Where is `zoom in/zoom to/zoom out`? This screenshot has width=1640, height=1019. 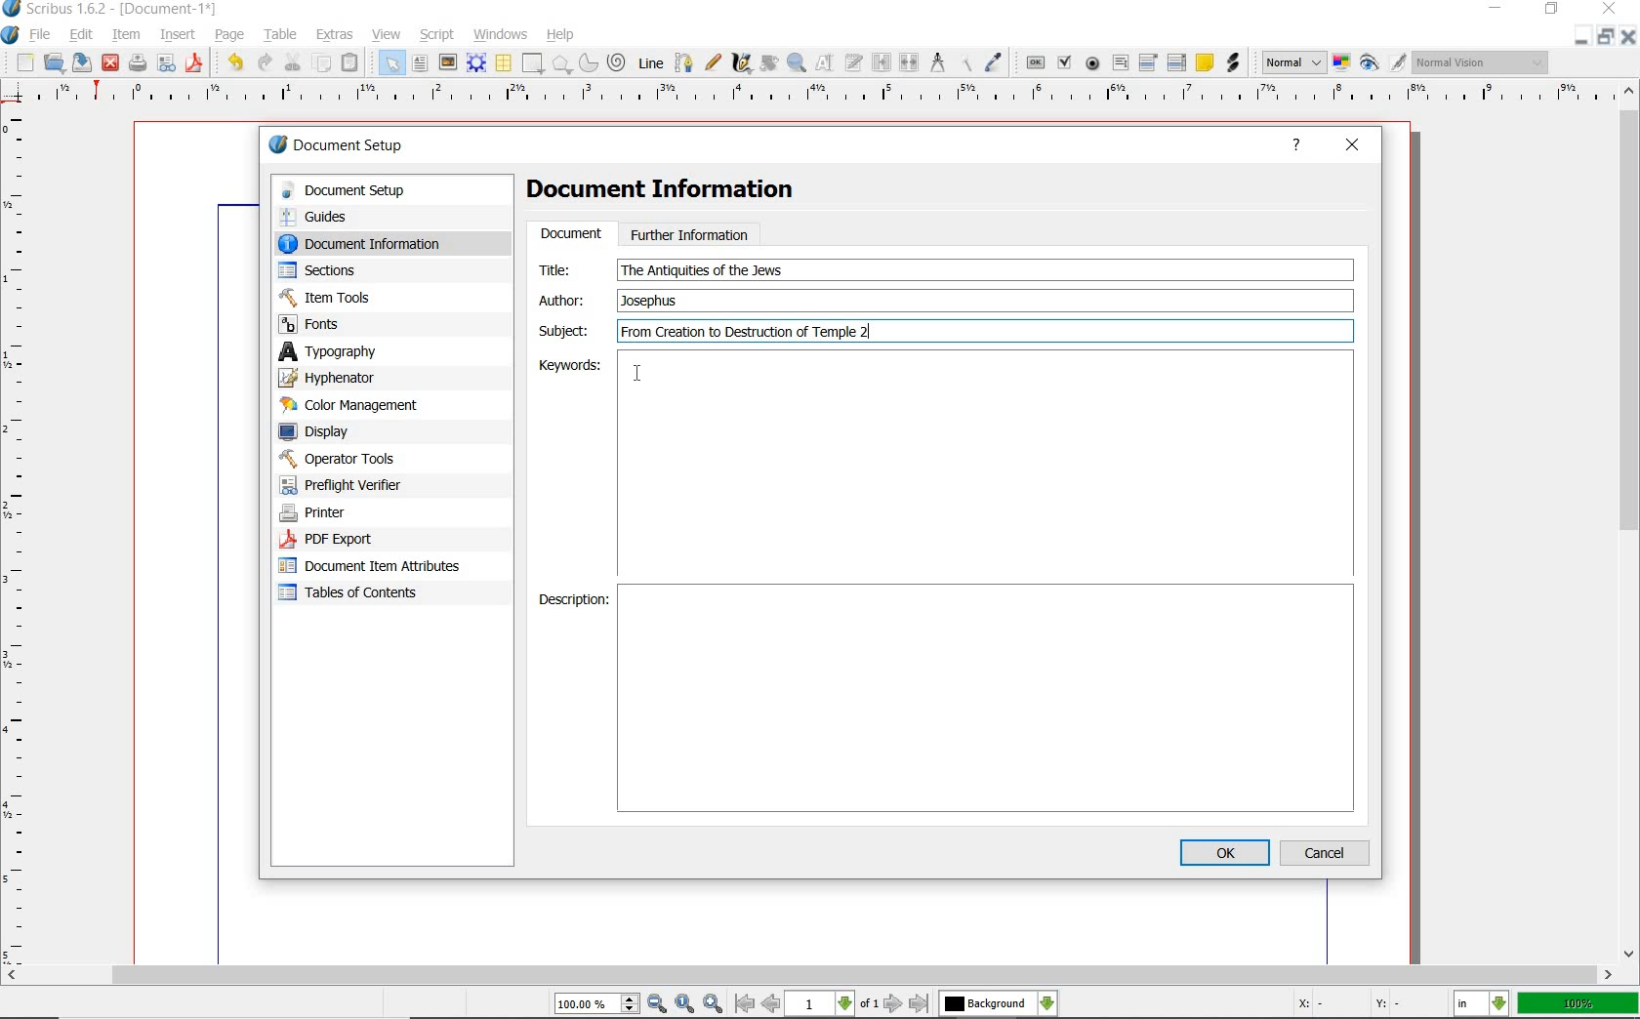 zoom in/zoom to/zoom out is located at coordinates (641, 1003).